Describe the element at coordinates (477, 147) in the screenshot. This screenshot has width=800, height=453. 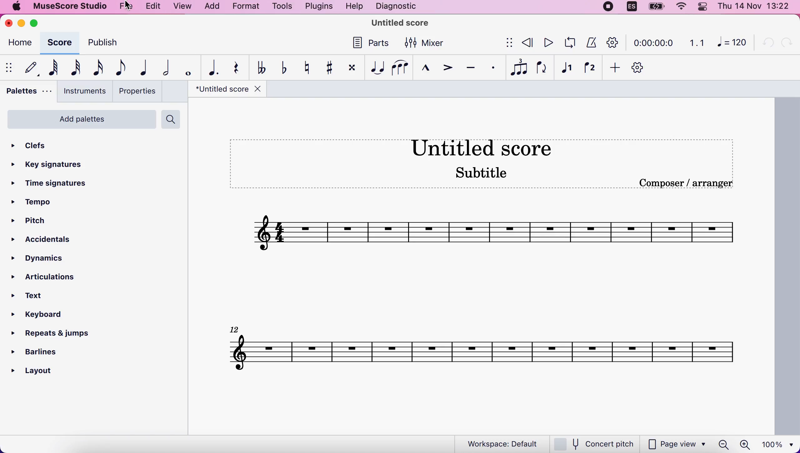
I see `Untitled score` at that location.